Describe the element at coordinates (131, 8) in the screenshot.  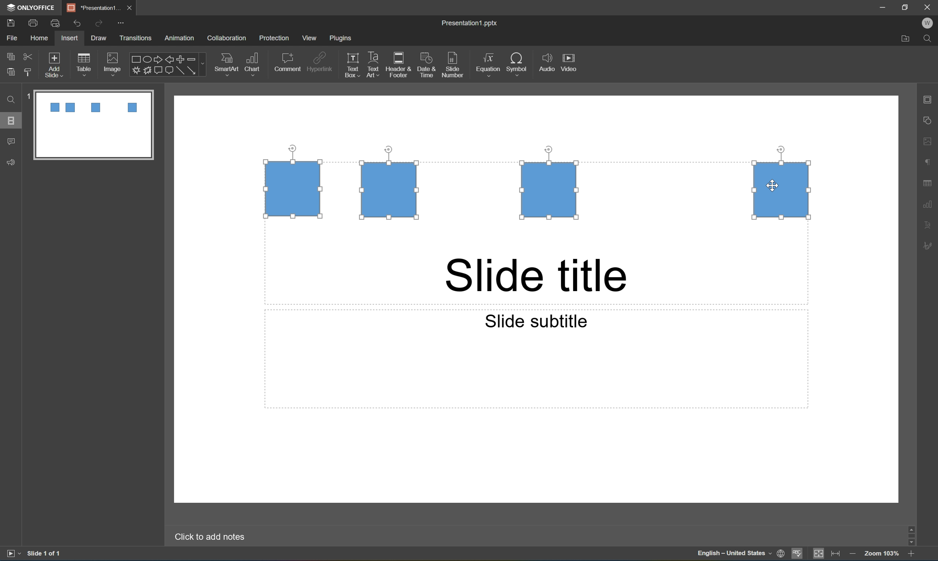
I see `close` at that location.